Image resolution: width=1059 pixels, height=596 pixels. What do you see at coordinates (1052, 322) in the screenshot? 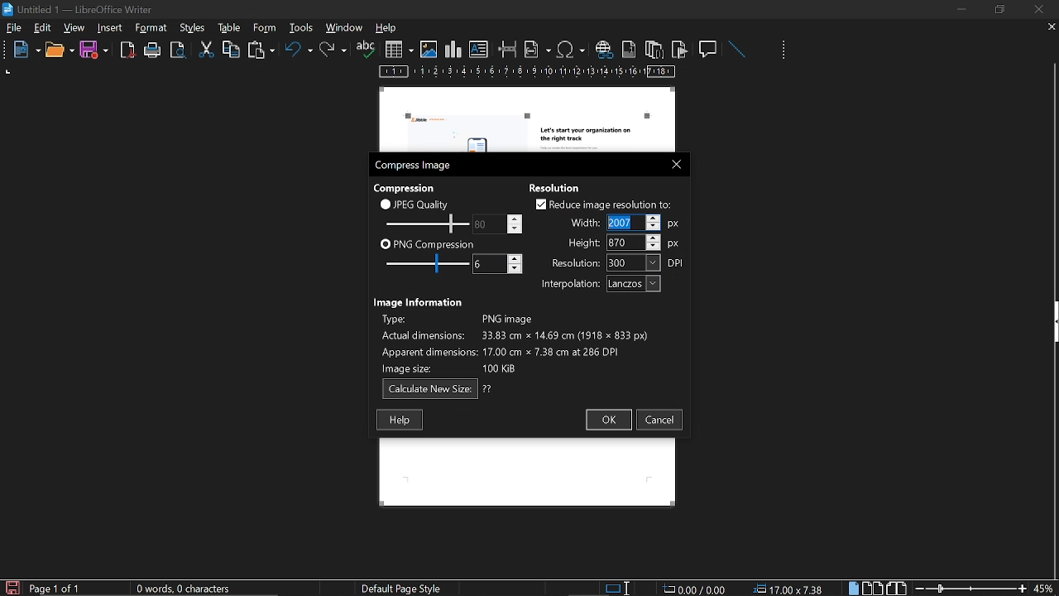
I see `side bar menu` at bounding box center [1052, 322].